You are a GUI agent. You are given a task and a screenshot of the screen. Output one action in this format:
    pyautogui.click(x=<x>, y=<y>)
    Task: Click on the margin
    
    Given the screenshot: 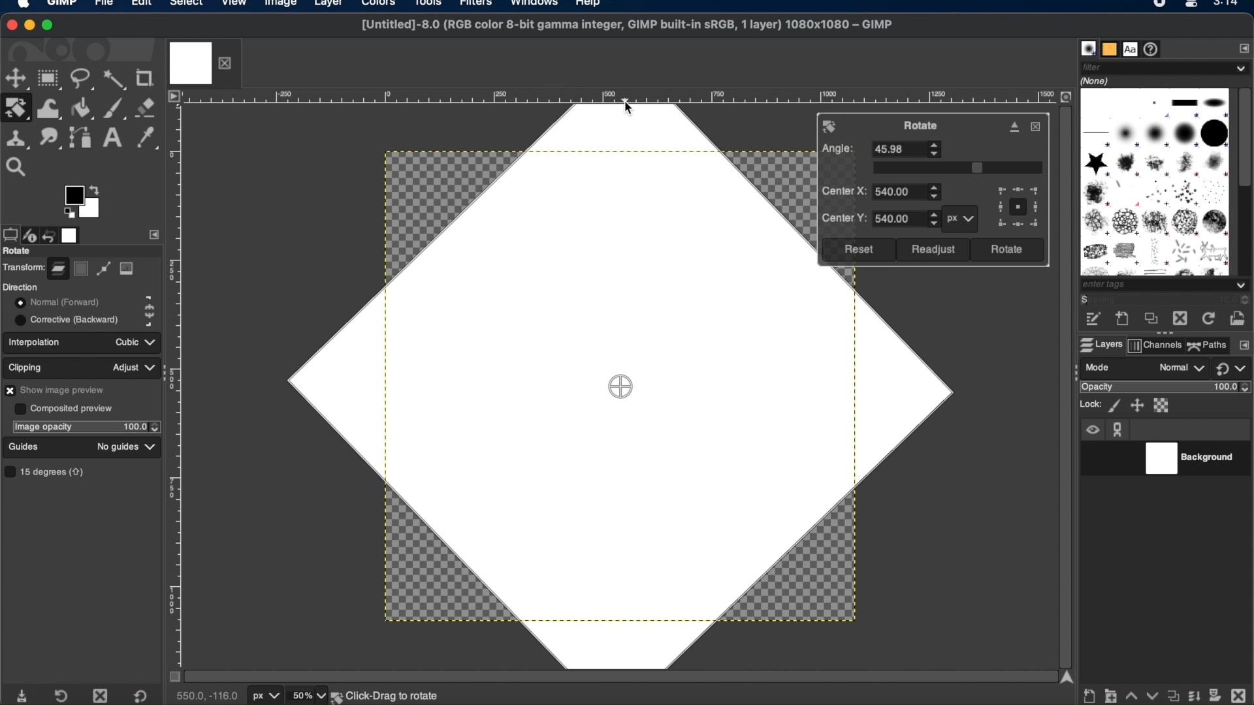 What is the action you would take?
    pyautogui.click(x=620, y=98)
    